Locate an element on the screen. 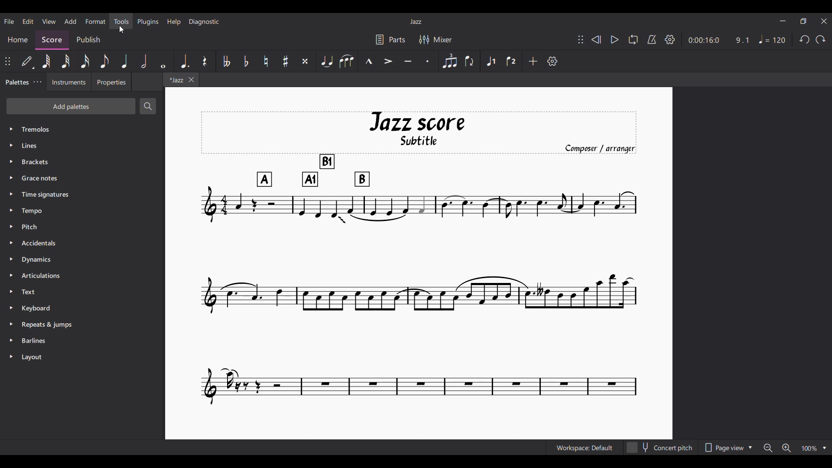  Cursor is located at coordinates (121, 29).